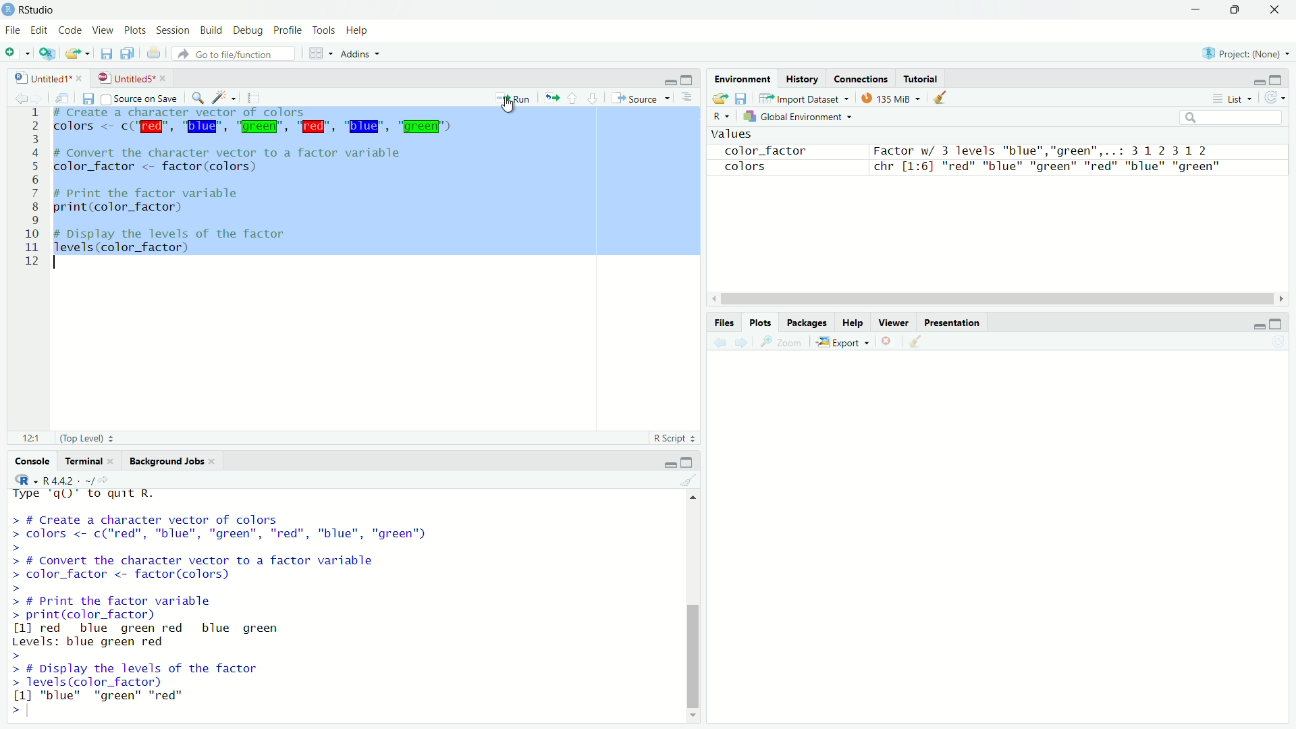 The height and width of the screenshot is (729, 1296). What do you see at coordinates (225, 98) in the screenshot?
I see `code tools` at bounding box center [225, 98].